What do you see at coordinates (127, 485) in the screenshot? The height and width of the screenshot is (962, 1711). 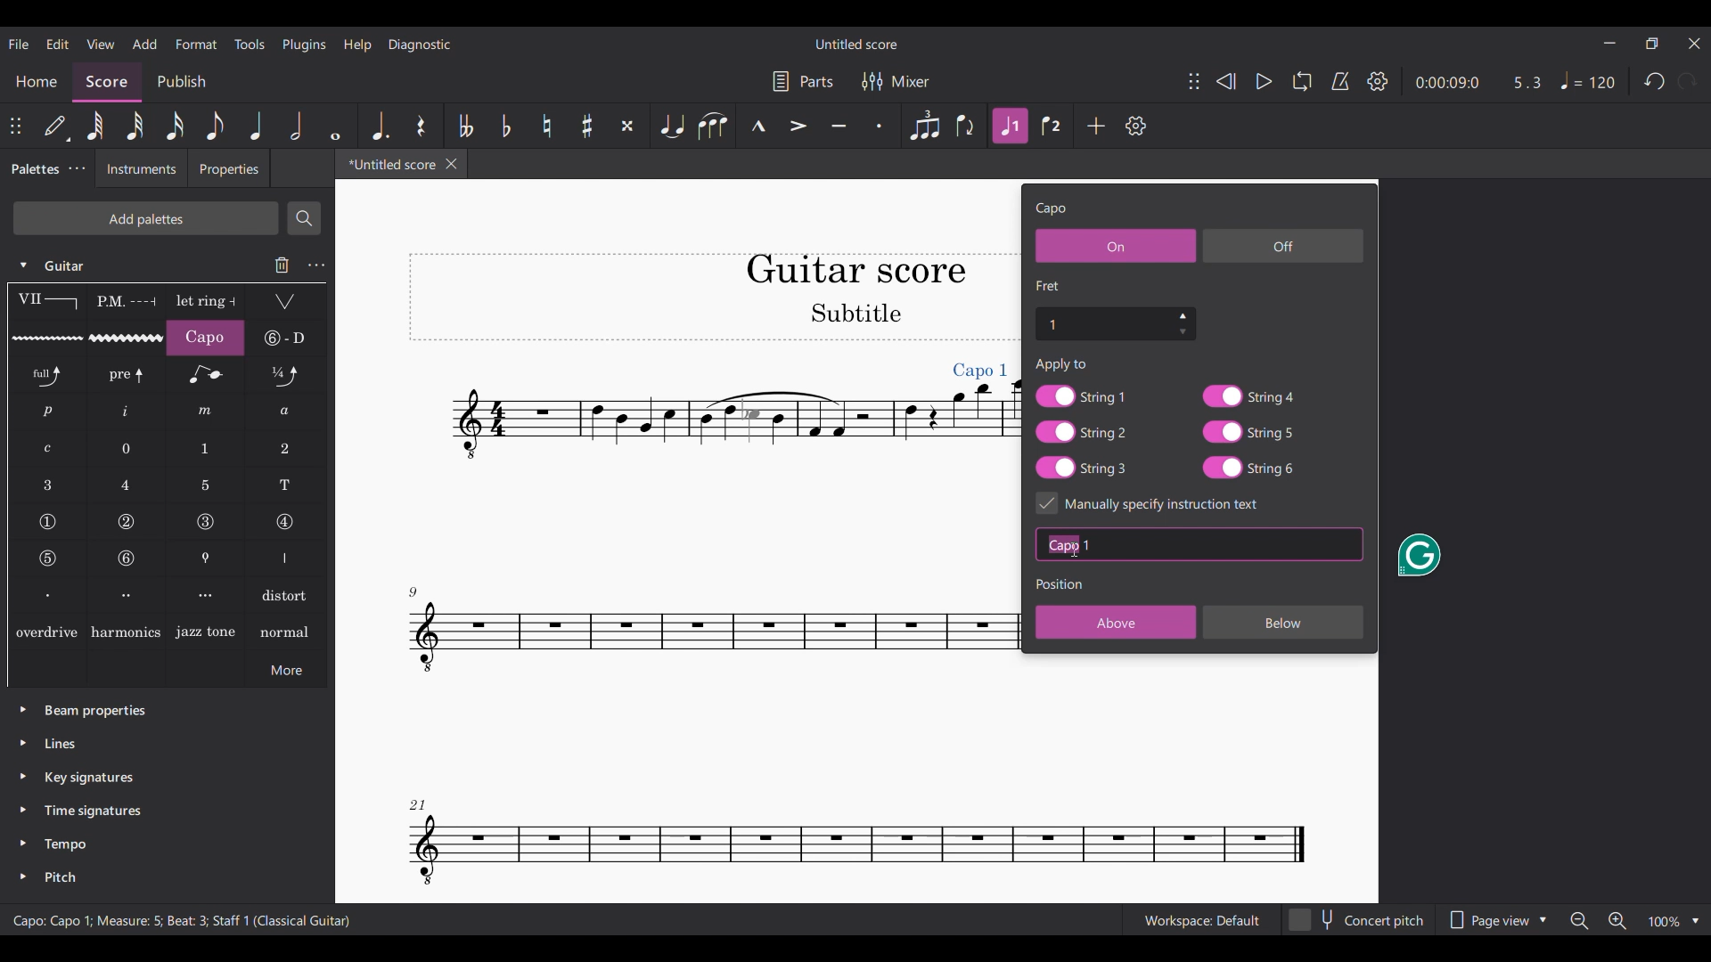 I see `LH guitar fingering 4` at bounding box center [127, 485].